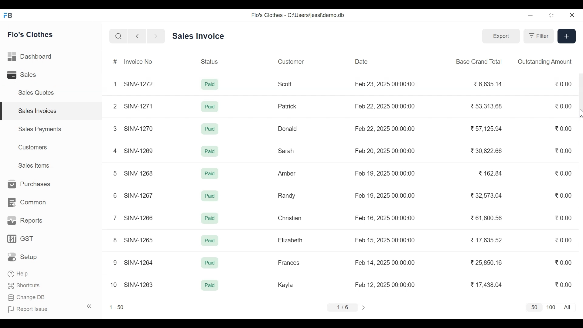  I want to click on 1100, so click(551, 308).